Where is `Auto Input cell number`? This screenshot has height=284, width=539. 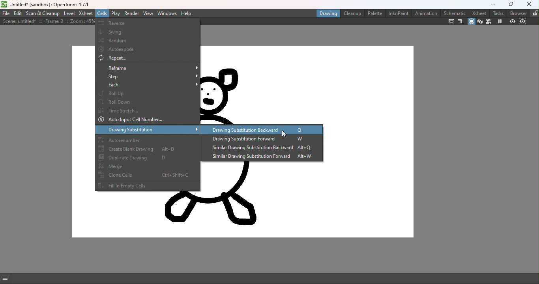
Auto Input cell number is located at coordinates (146, 120).